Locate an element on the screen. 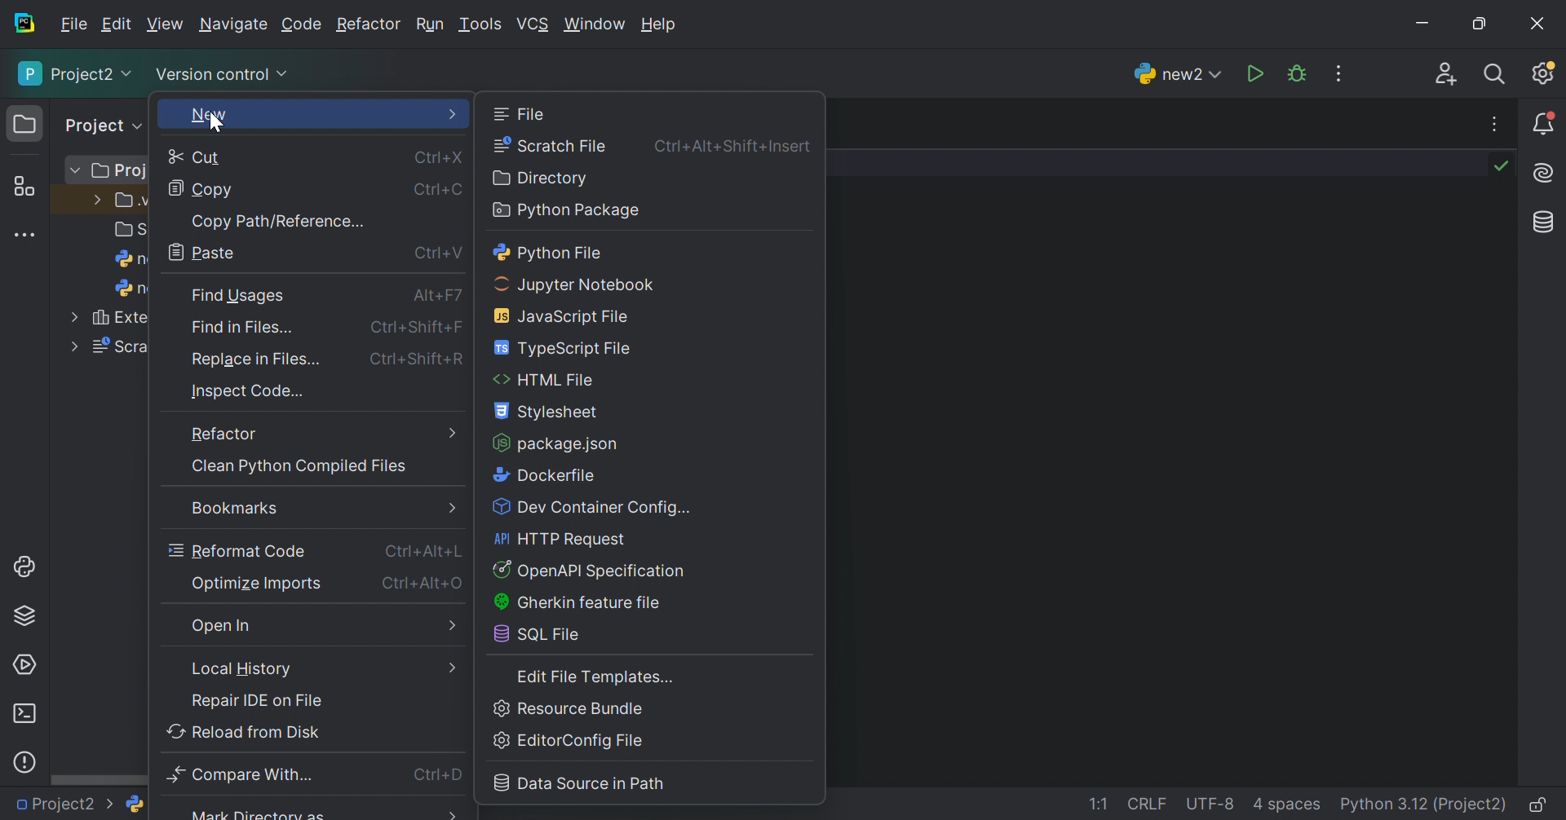 This screenshot has width=1566, height=820. HTML file is located at coordinates (544, 380).